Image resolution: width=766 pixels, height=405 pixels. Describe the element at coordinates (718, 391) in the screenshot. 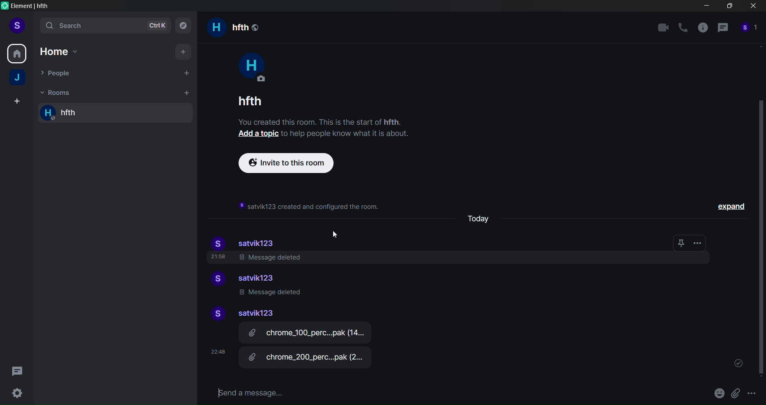

I see `emoji` at that location.